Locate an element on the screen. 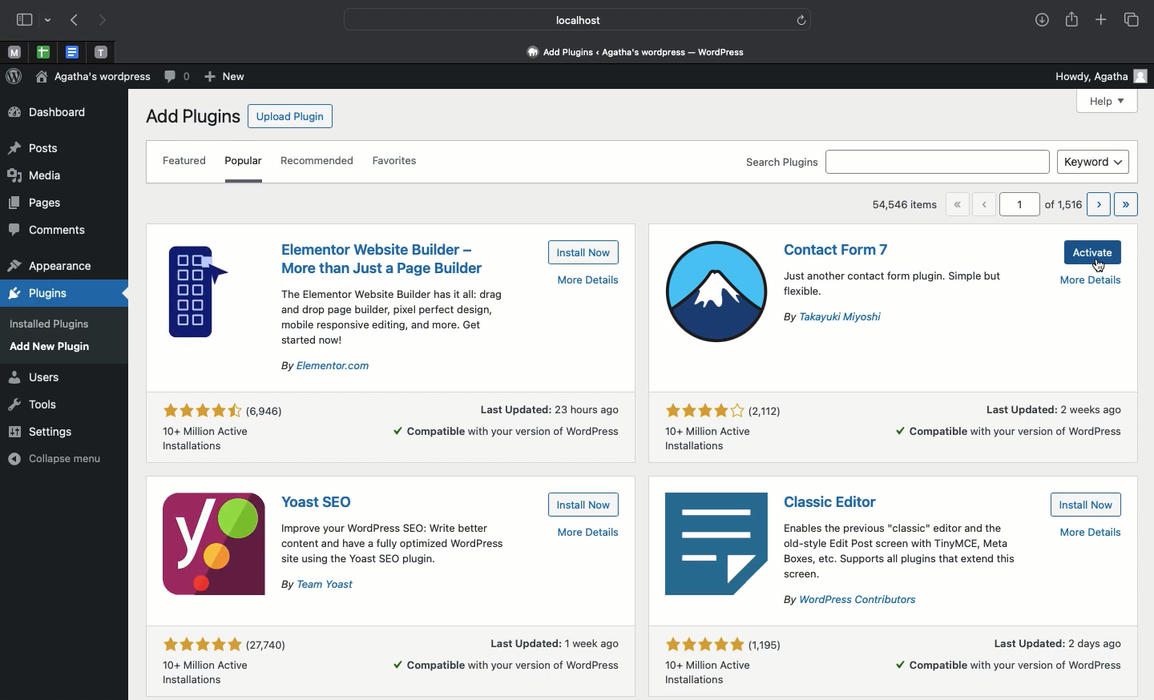 The height and width of the screenshot is (700, 1154). Install now is located at coordinates (1085, 504).